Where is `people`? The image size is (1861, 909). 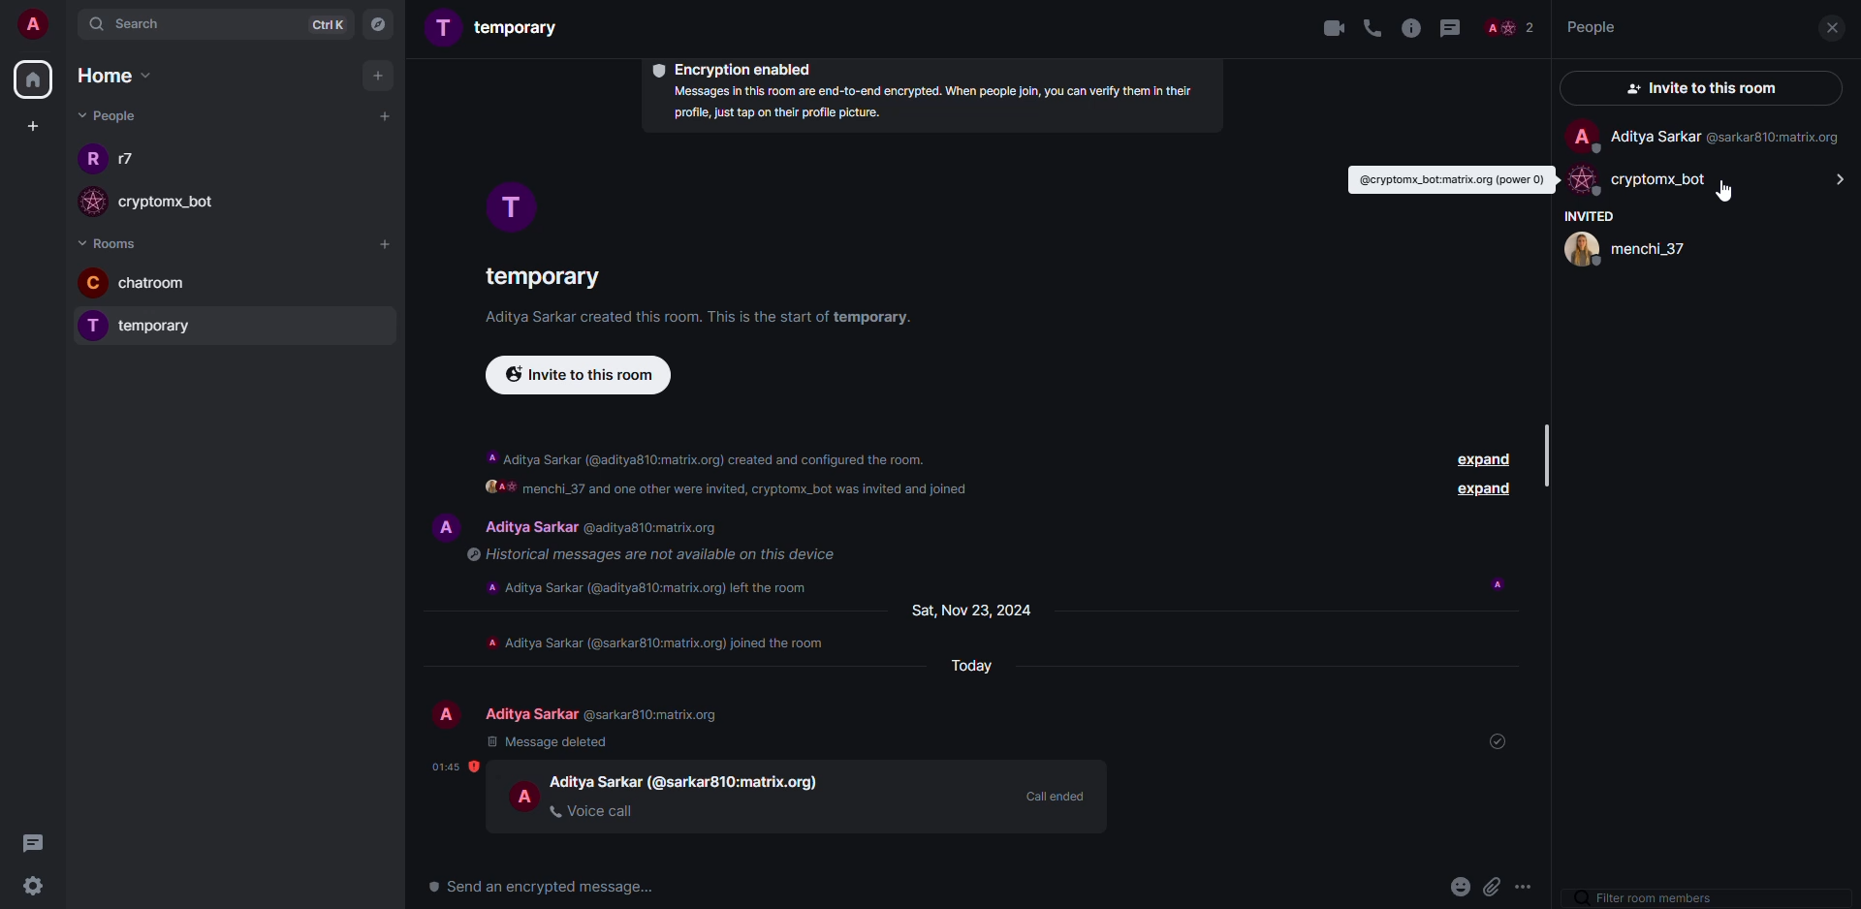 people is located at coordinates (1817, 64).